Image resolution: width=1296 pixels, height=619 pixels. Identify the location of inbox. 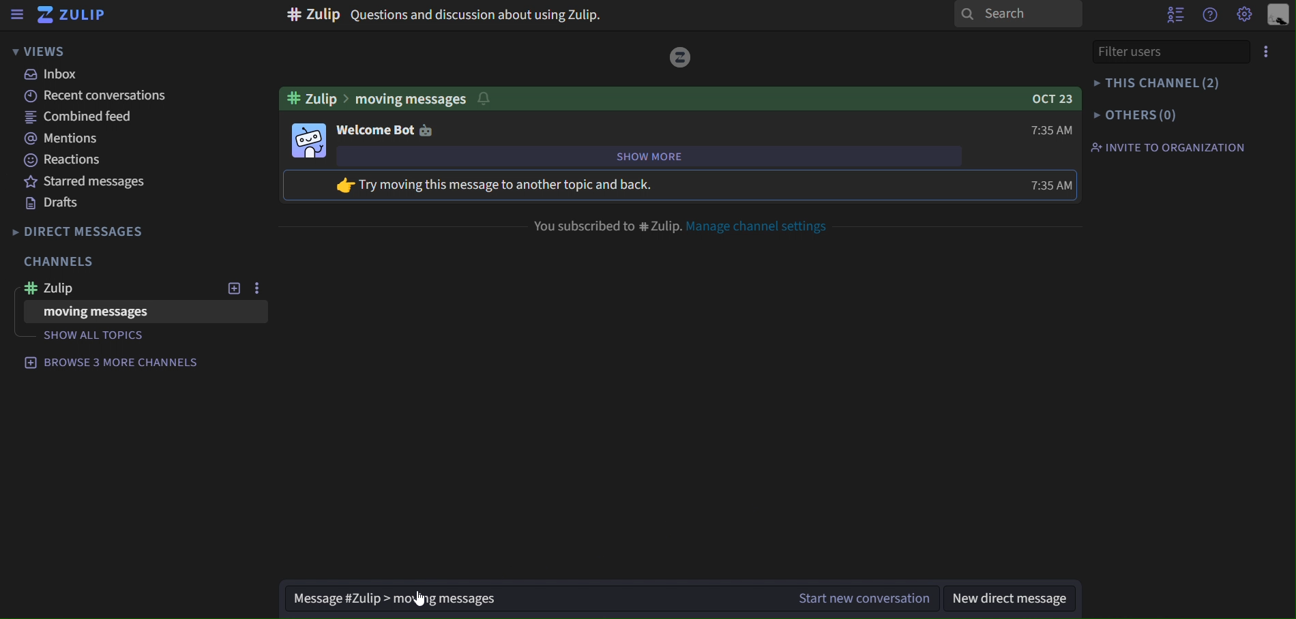
(57, 76).